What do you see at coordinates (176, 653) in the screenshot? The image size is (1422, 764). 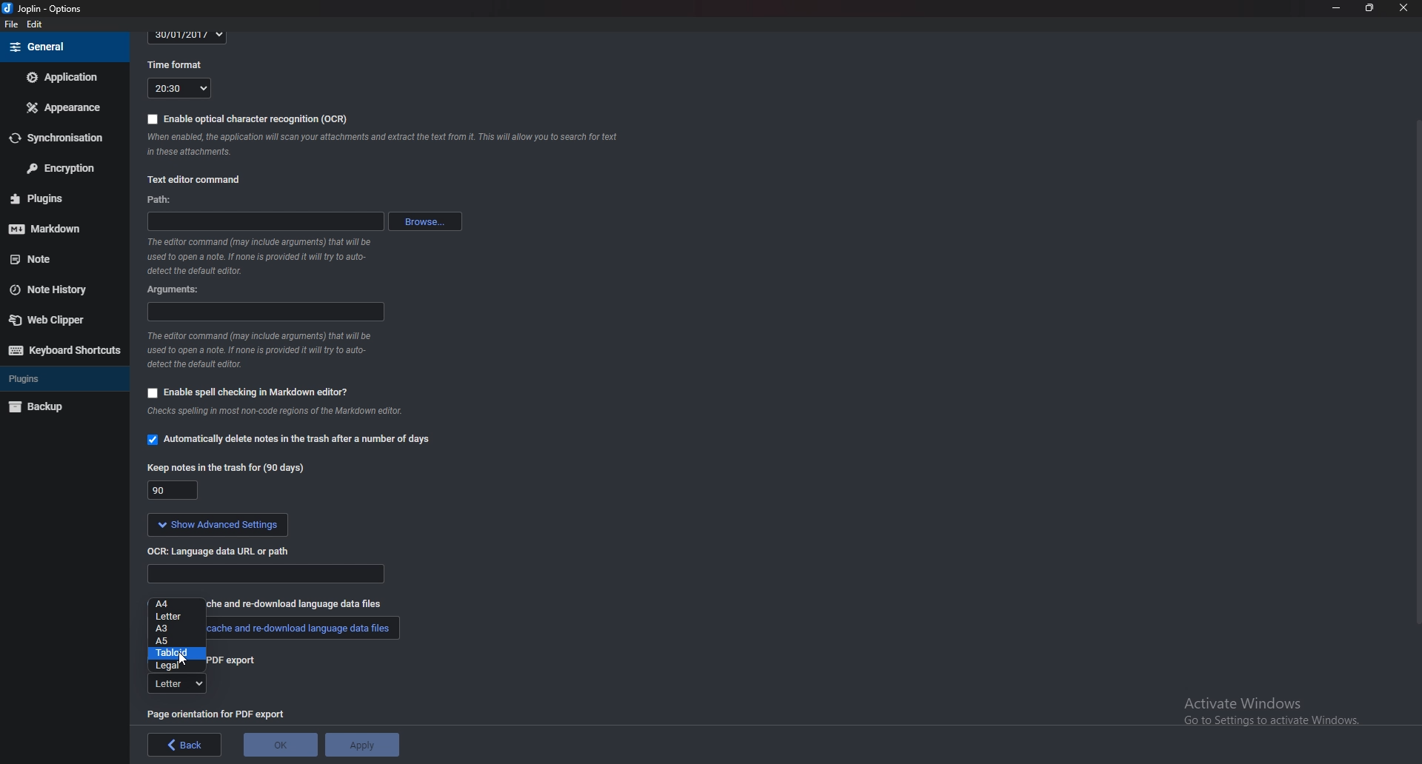 I see `Tabloid` at bounding box center [176, 653].